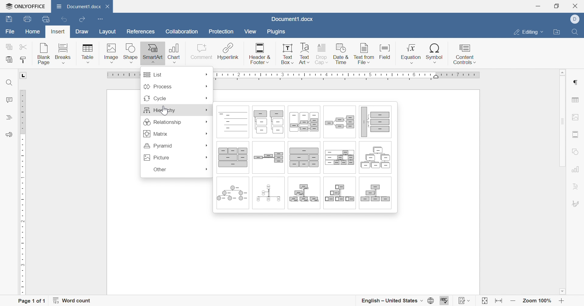  I want to click on Minimize, so click(538, 6).